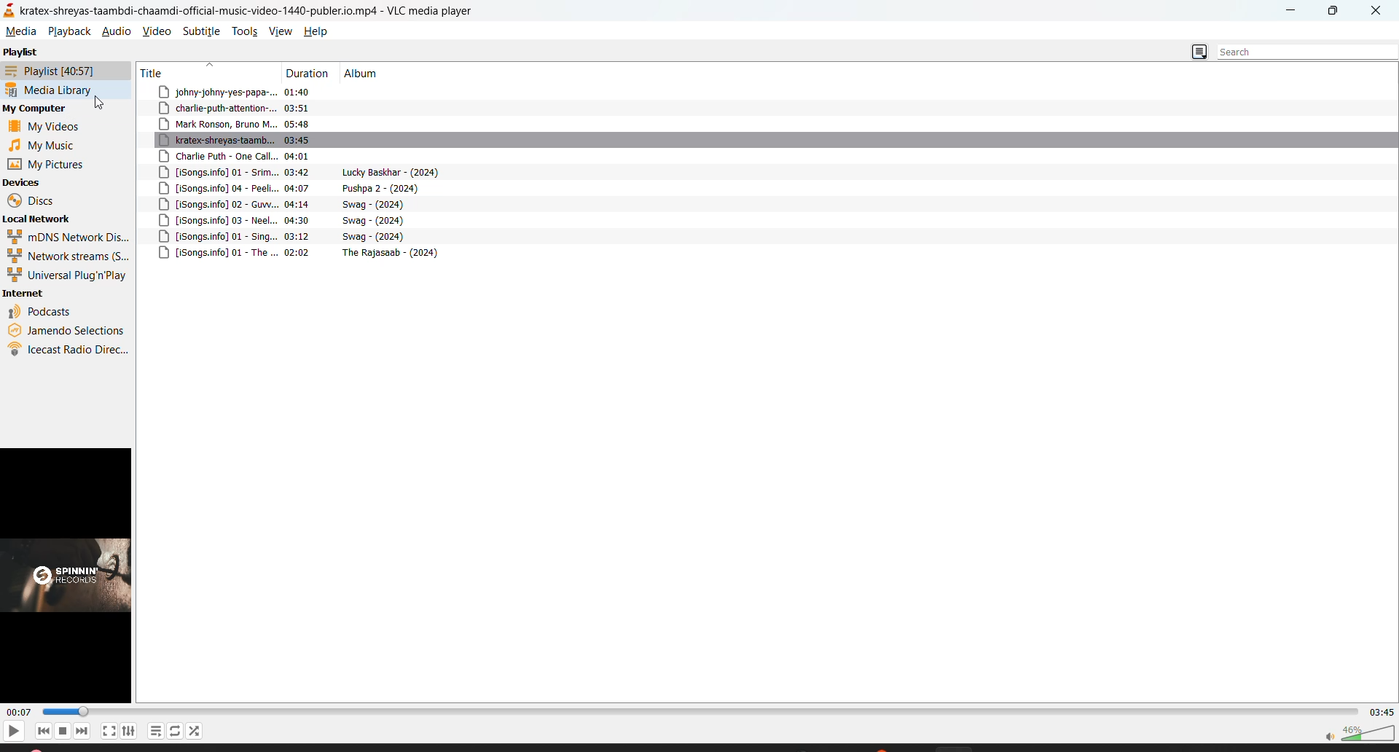  What do you see at coordinates (699, 711) in the screenshot?
I see `track slider` at bounding box center [699, 711].